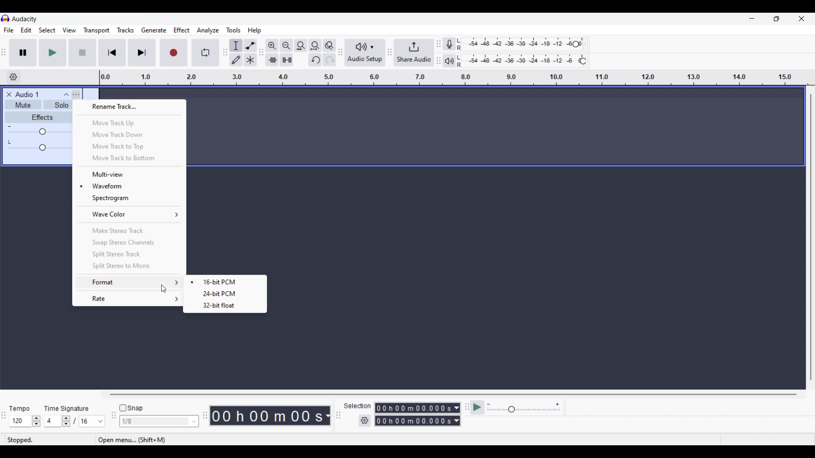 Image resolution: width=815 pixels, height=458 pixels. I want to click on Effects, so click(42, 117).